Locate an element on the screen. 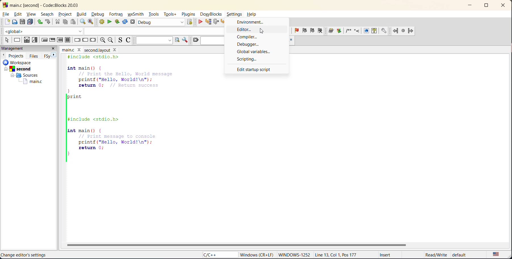 Image resolution: width=512 pixels, height=259 pixels. Settings is located at coordinates (235, 13).